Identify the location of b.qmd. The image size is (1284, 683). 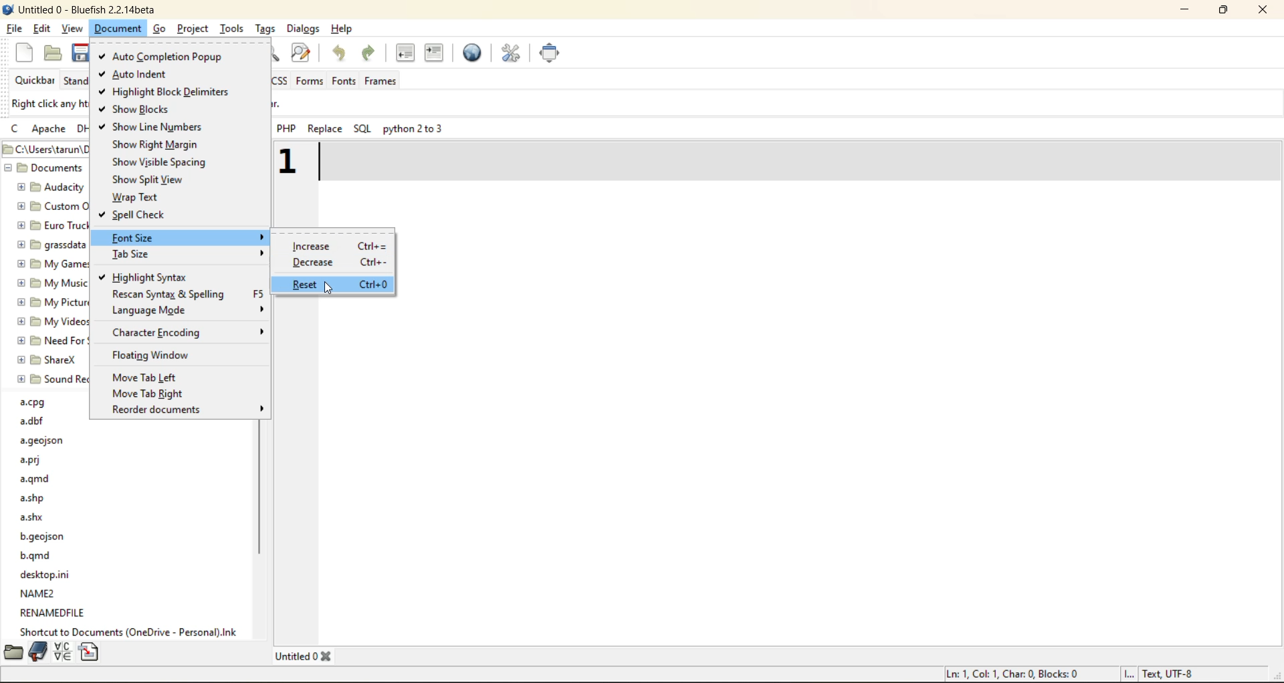
(38, 556).